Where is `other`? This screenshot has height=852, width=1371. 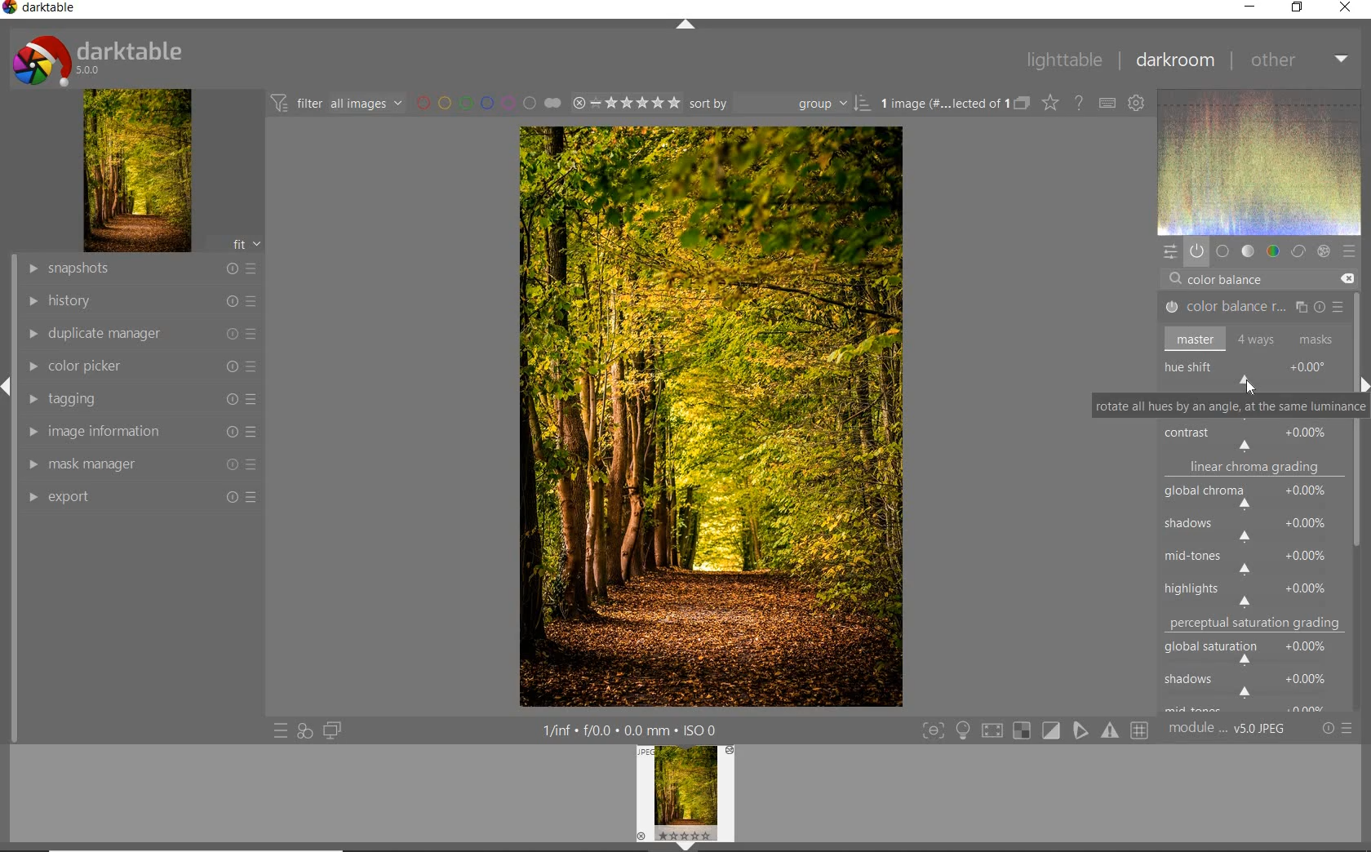
other is located at coordinates (1301, 61).